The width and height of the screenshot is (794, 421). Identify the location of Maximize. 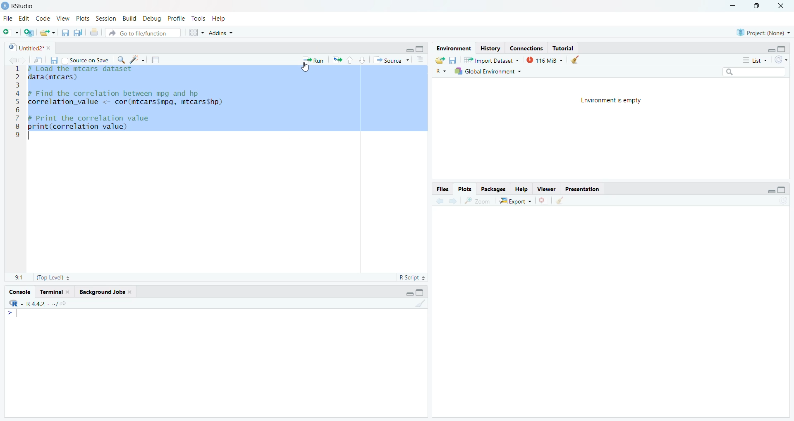
(421, 49).